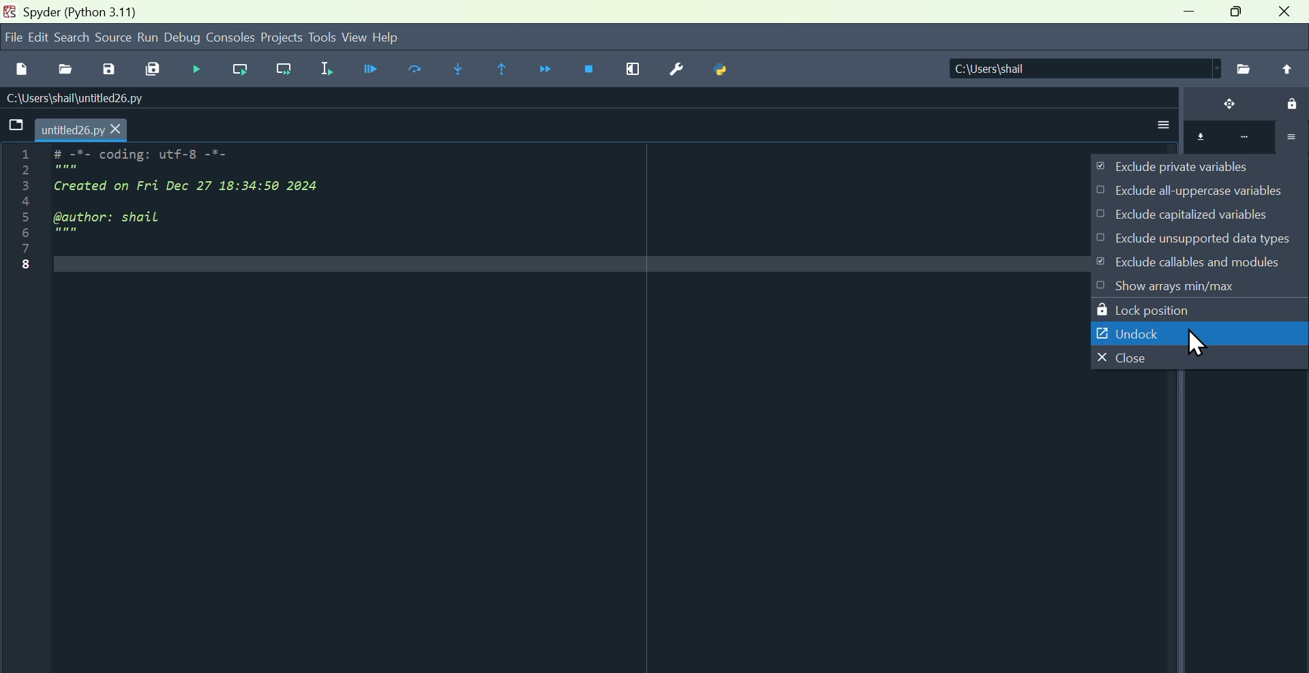 The image size is (1309, 673). I want to click on file, so click(11, 37).